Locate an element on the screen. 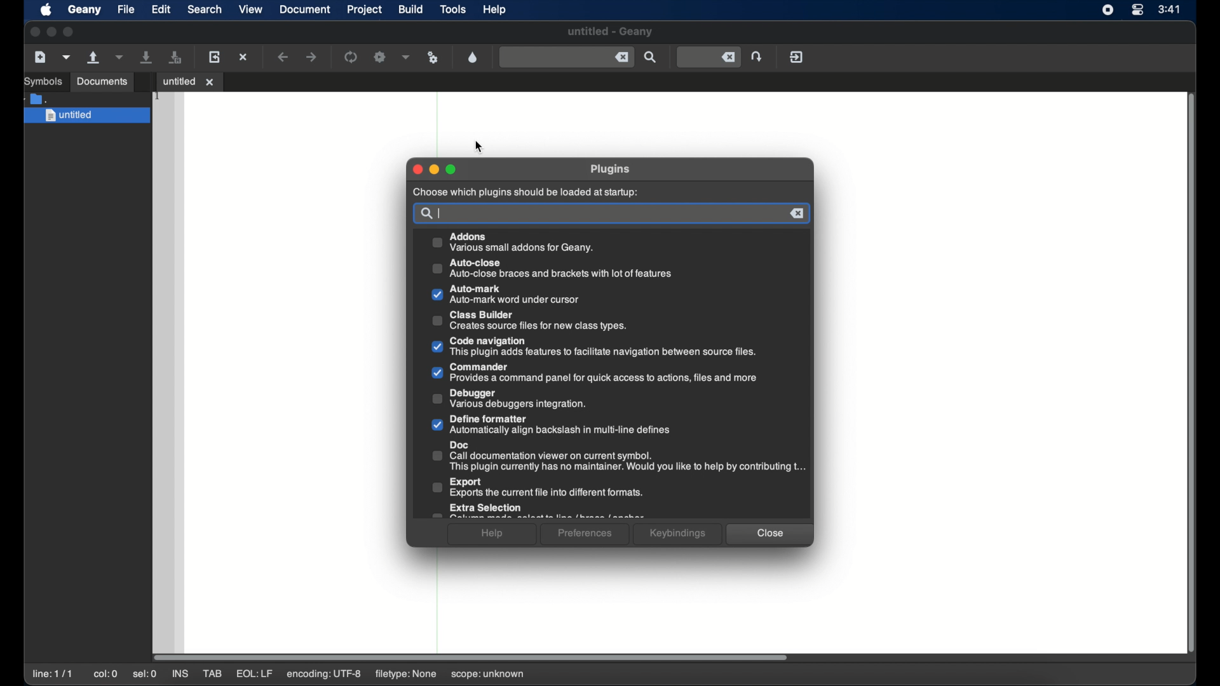  addons is located at coordinates (513, 243).